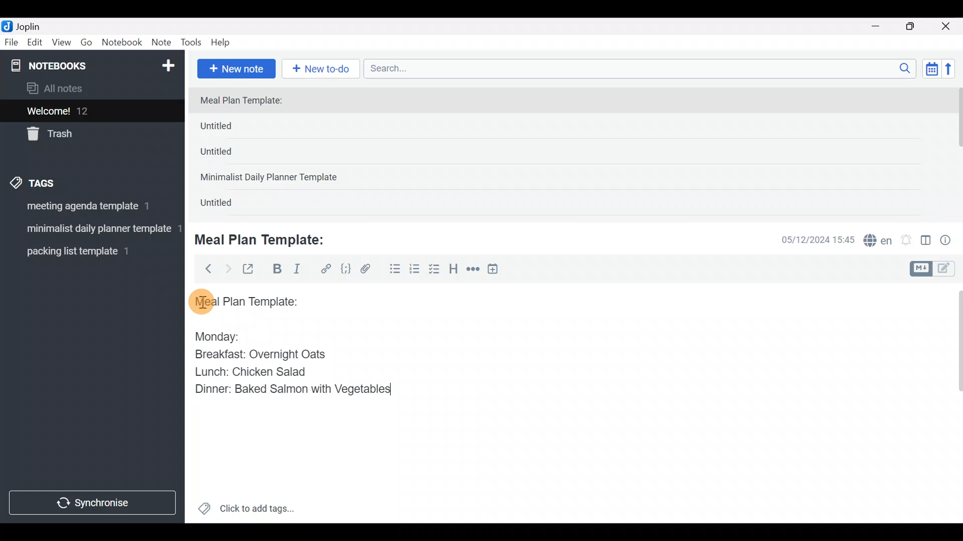  Describe the element at coordinates (249, 372) in the screenshot. I see `Lunch: Chicken Salad` at that location.